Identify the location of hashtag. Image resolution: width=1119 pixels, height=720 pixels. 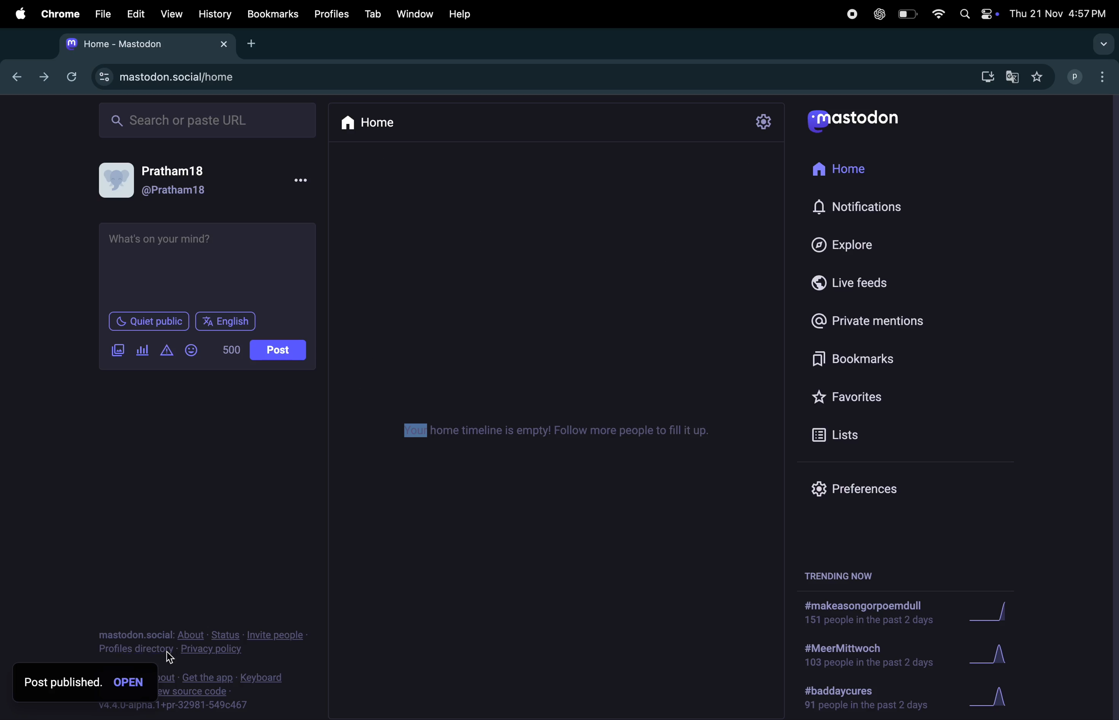
(869, 698).